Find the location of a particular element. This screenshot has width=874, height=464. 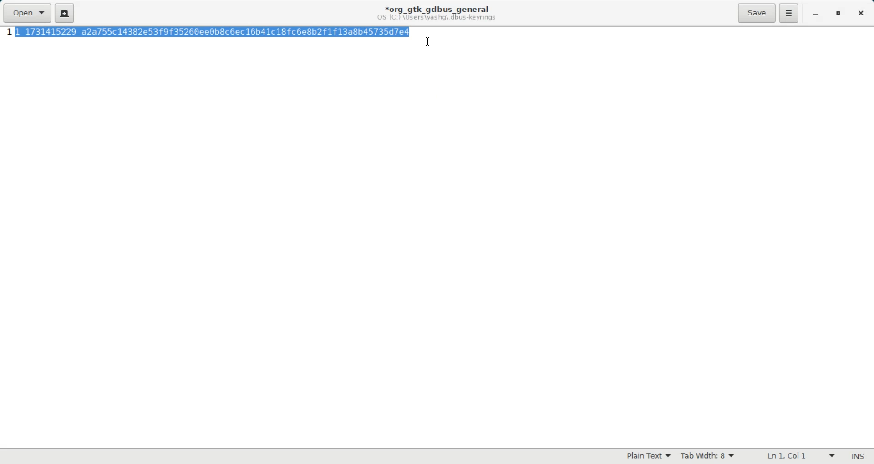

Create a new document is located at coordinates (65, 13).